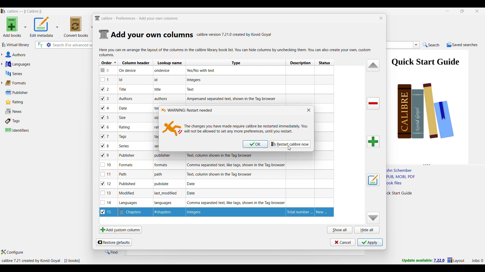 Image resolution: width=485 pixels, height=272 pixels. What do you see at coordinates (127, 98) in the screenshot?
I see `Note` at bounding box center [127, 98].